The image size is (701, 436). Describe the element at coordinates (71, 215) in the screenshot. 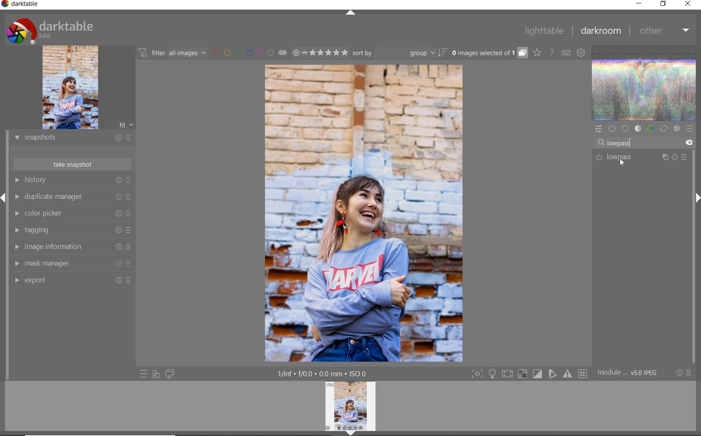

I see `color picker` at that location.